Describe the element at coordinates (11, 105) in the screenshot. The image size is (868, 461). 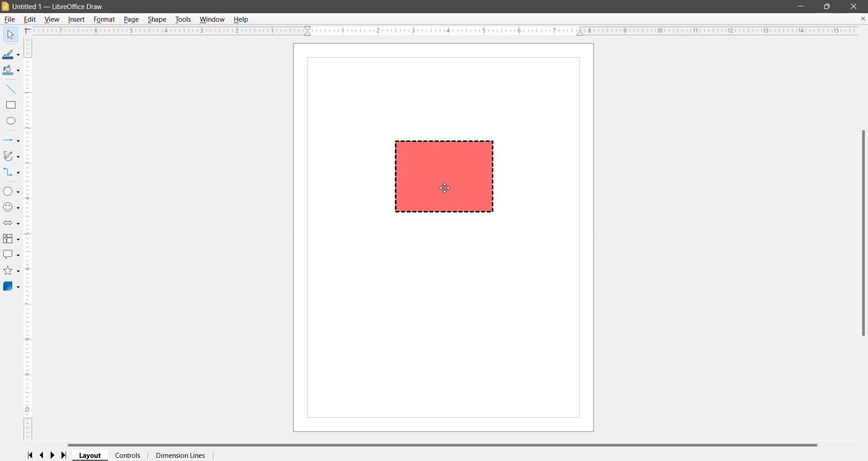
I see `Rectangle` at that location.